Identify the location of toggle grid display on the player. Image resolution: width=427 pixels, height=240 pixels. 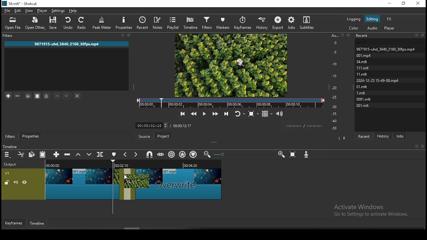
(267, 113).